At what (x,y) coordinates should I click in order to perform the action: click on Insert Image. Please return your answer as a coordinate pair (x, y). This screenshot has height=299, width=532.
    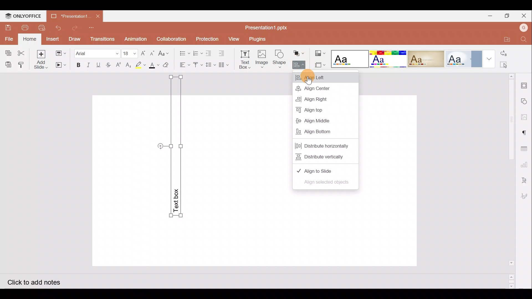
    Looking at the image, I should click on (261, 59).